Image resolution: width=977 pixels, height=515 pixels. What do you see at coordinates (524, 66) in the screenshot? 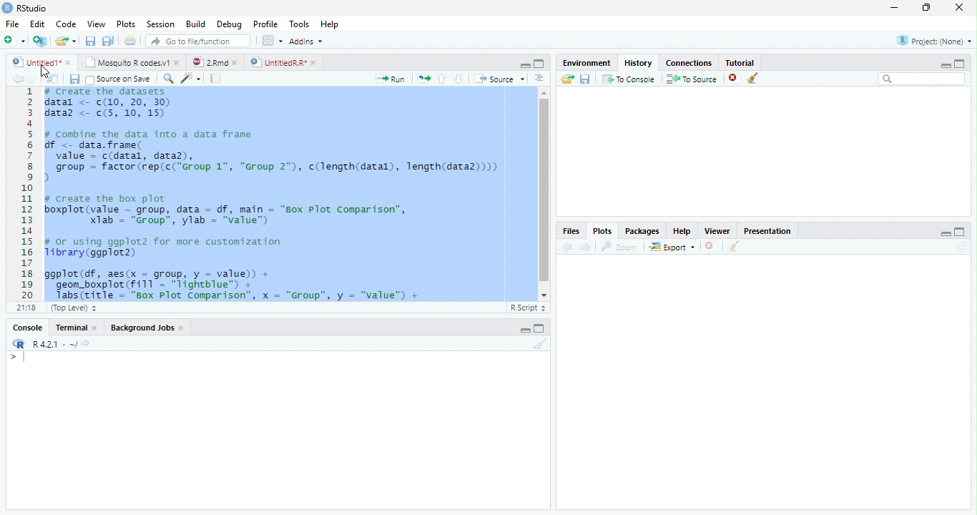
I see `Minimize` at bounding box center [524, 66].